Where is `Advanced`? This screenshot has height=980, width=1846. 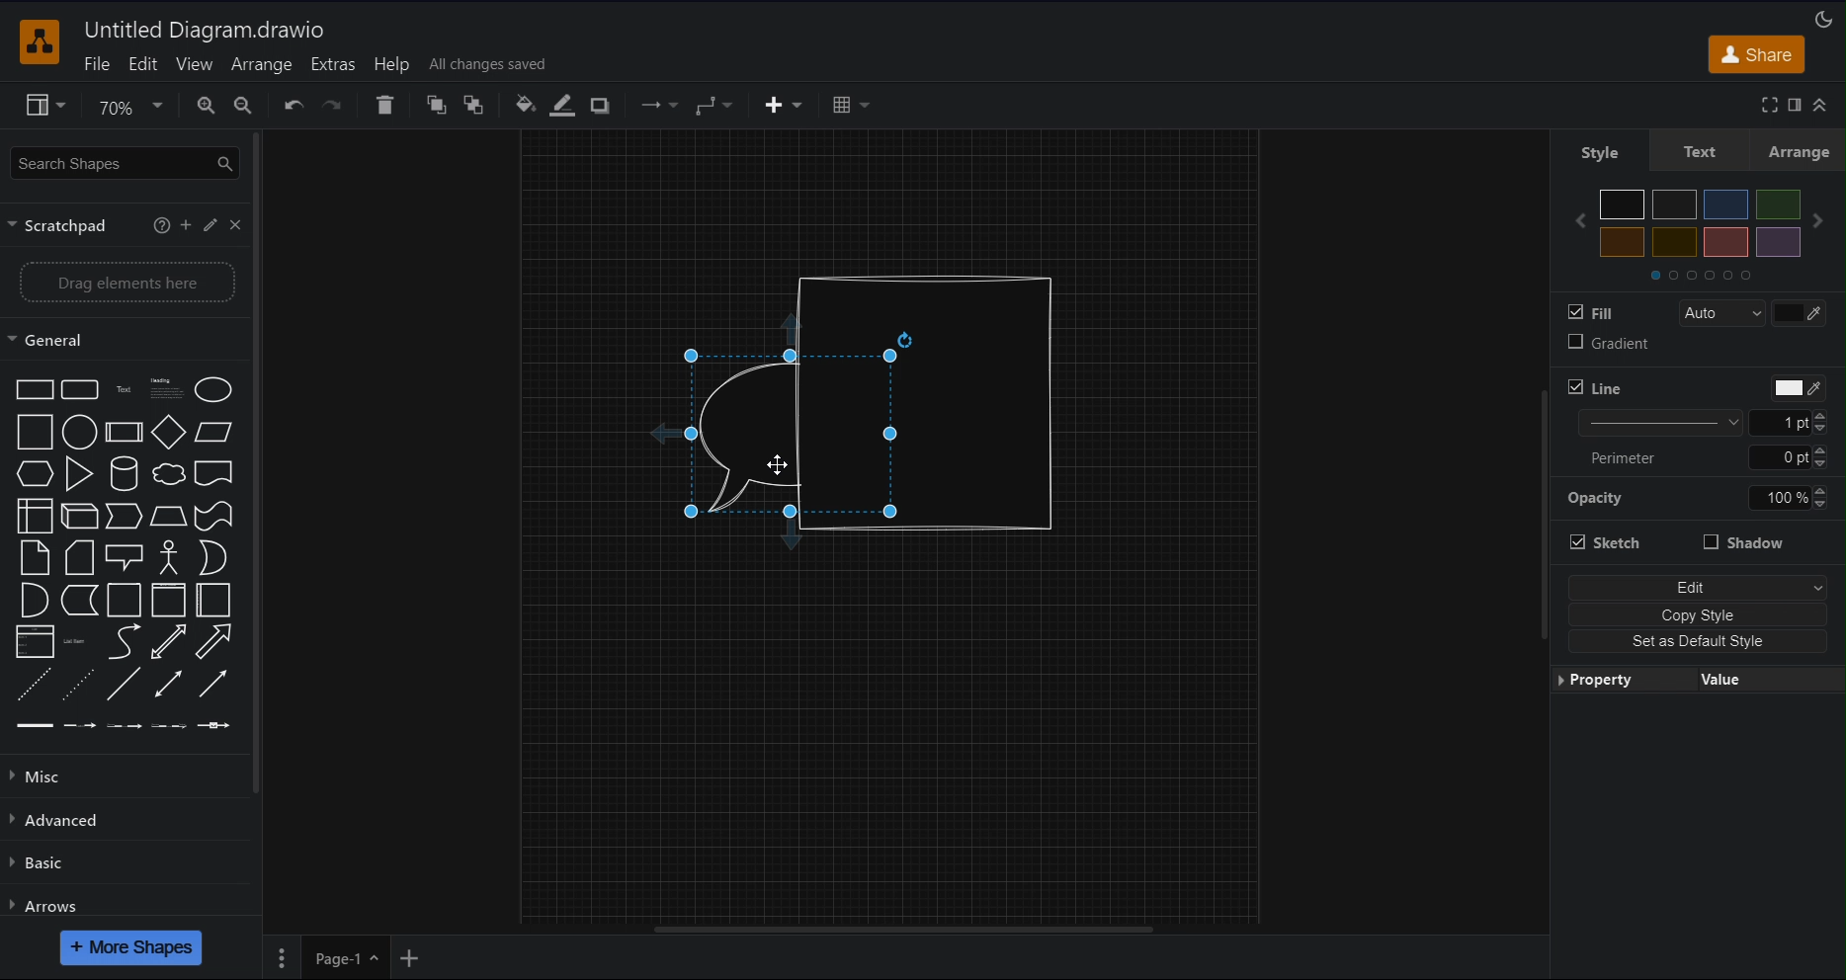 Advanced is located at coordinates (126, 820).